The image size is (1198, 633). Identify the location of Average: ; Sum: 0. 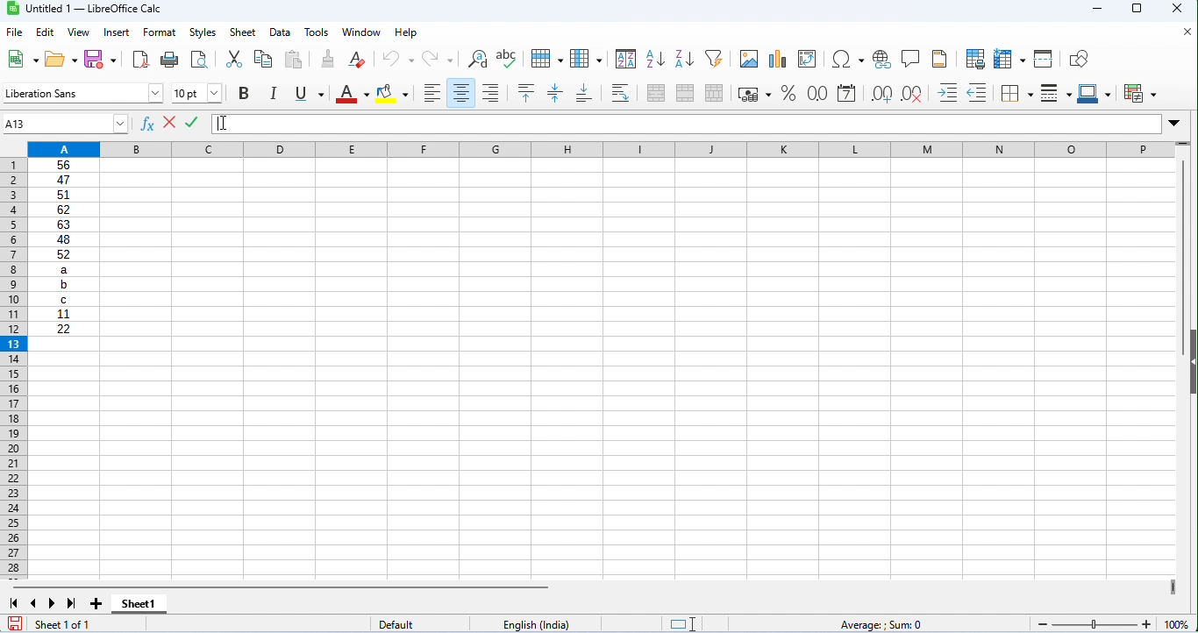
(879, 624).